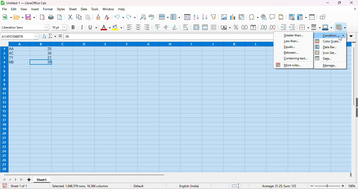 Image resolution: width=358 pixels, height=189 pixels. Describe the element at coordinates (158, 27) in the screenshot. I see `align top` at that location.